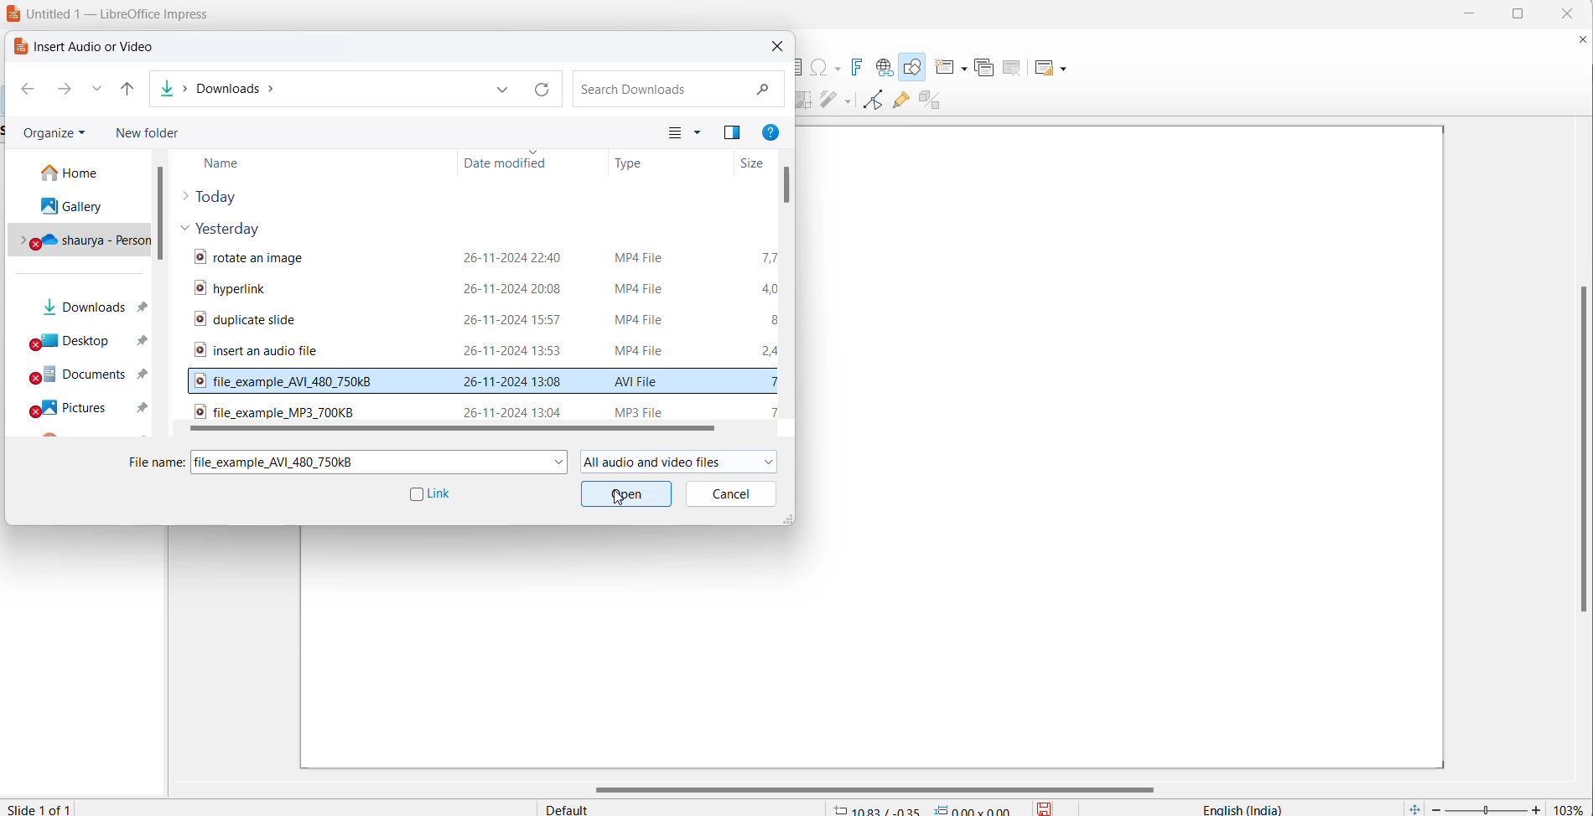 The width and height of the screenshot is (1593, 816). I want to click on horizontal scroll bar, so click(282, 429).